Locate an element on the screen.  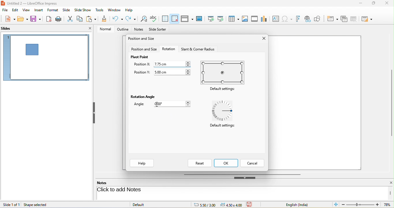
paste is located at coordinates (92, 19).